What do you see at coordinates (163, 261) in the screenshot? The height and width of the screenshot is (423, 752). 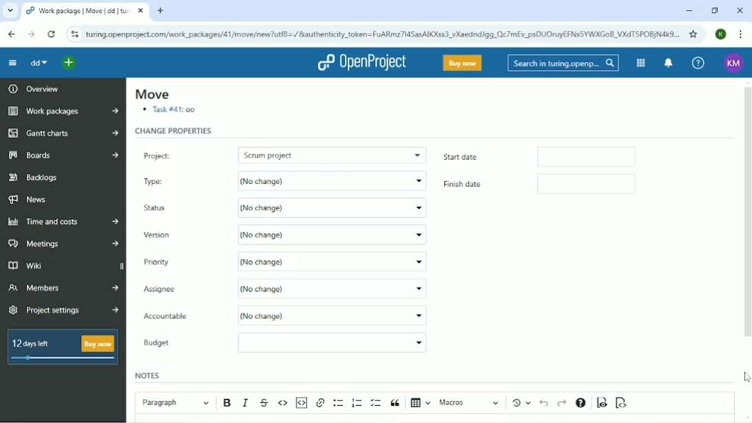 I see `Priority` at bounding box center [163, 261].